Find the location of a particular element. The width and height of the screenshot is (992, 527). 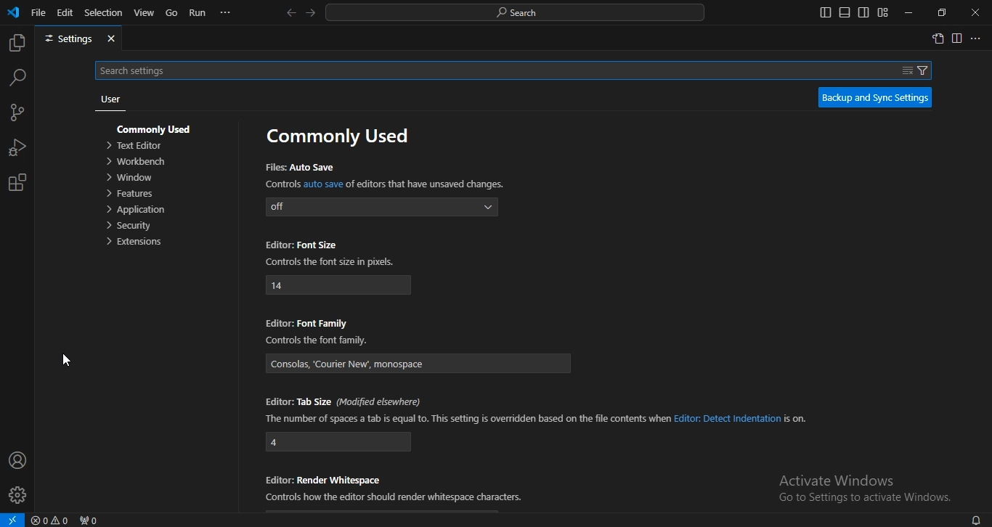

VSCode is located at coordinates (13, 12).